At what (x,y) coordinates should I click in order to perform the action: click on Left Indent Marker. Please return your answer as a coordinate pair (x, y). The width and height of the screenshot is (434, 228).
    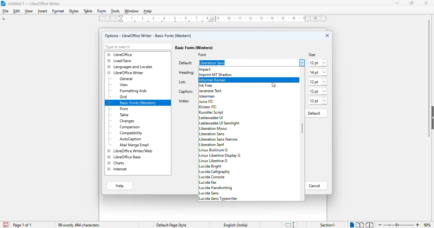
    Looking at the image, I should click on (214, 19).